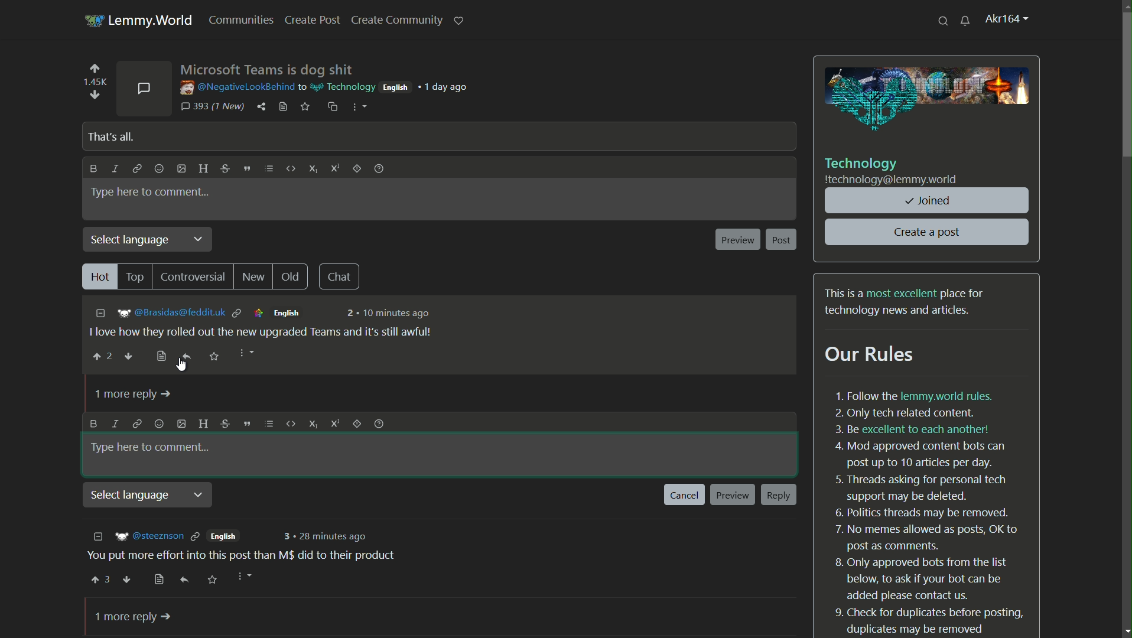 Image resolution: width=1132 pixels, height=638 pixels. Describe the element at coordinates (134, 395) in the screenshot. I see `1 more reply` at that location.